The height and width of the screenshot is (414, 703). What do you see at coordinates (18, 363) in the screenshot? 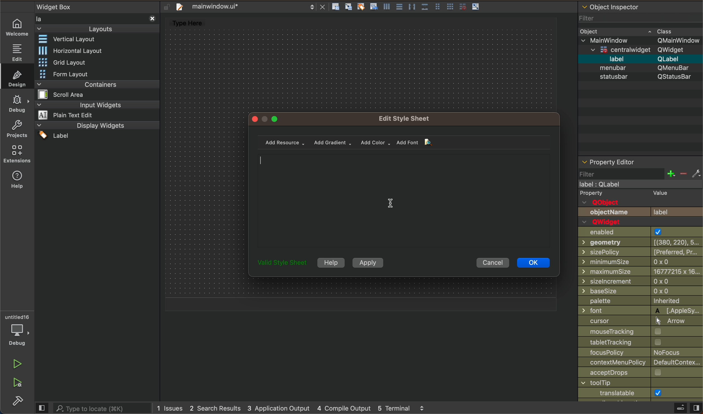
I see `run` at bounding box center [18, 363].